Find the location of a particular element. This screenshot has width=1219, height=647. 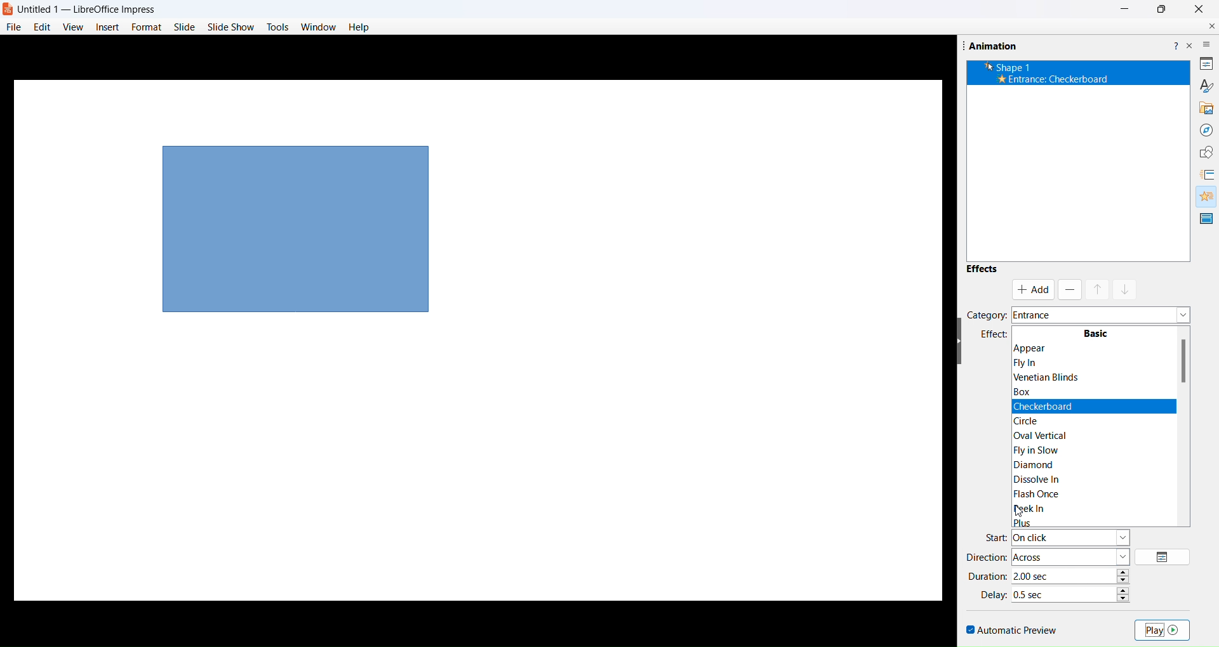

increase/decrease is located at coordinates (1125, 575).